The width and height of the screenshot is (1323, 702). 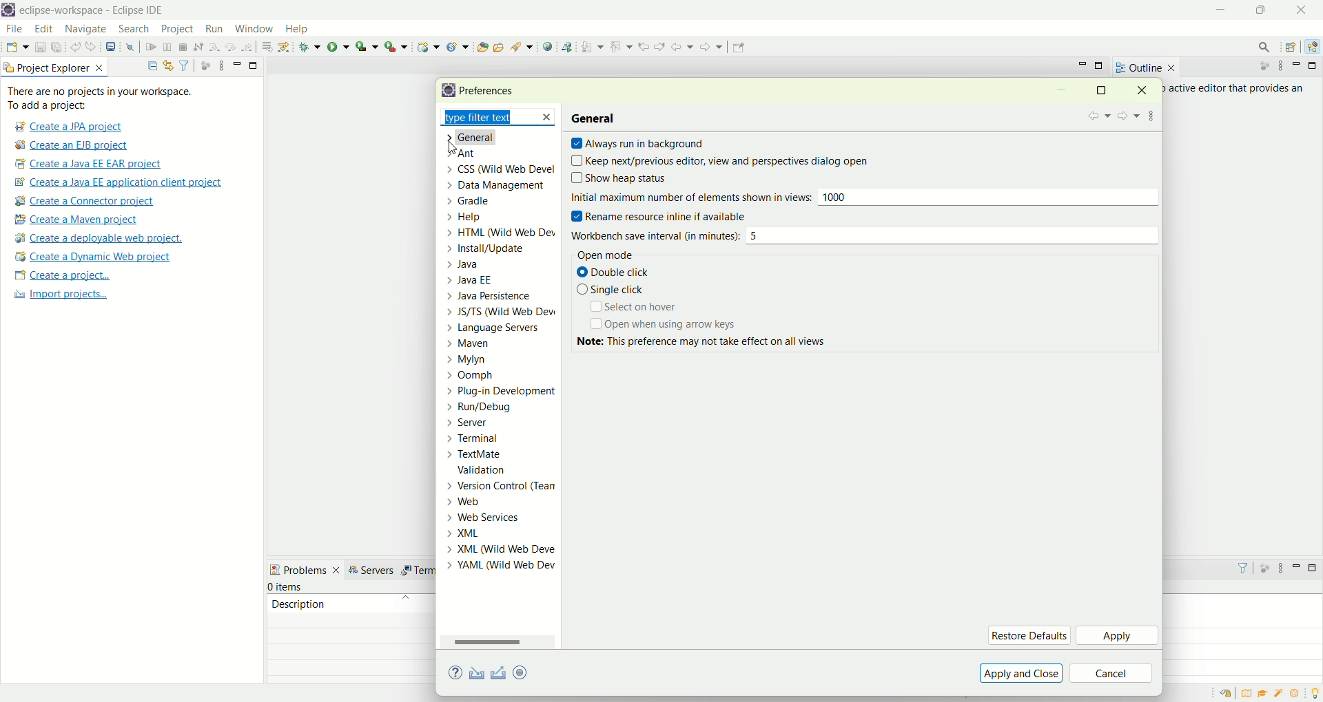 What do you see at coordinates (502, 217) in the screenshot?
I see `help` at bounding box center [502, 217].